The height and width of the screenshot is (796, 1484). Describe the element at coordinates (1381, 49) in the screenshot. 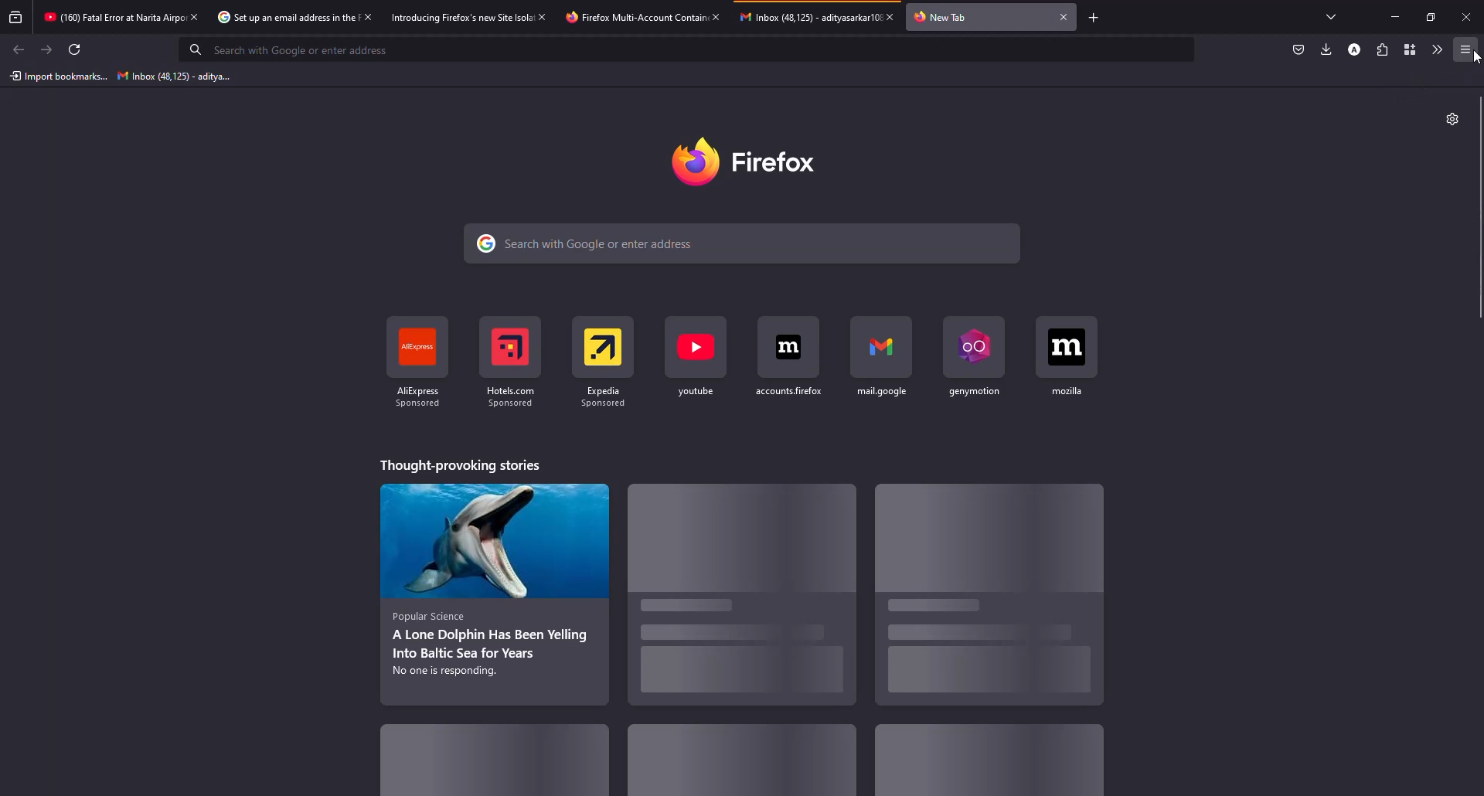

I see `extensions` at that location.